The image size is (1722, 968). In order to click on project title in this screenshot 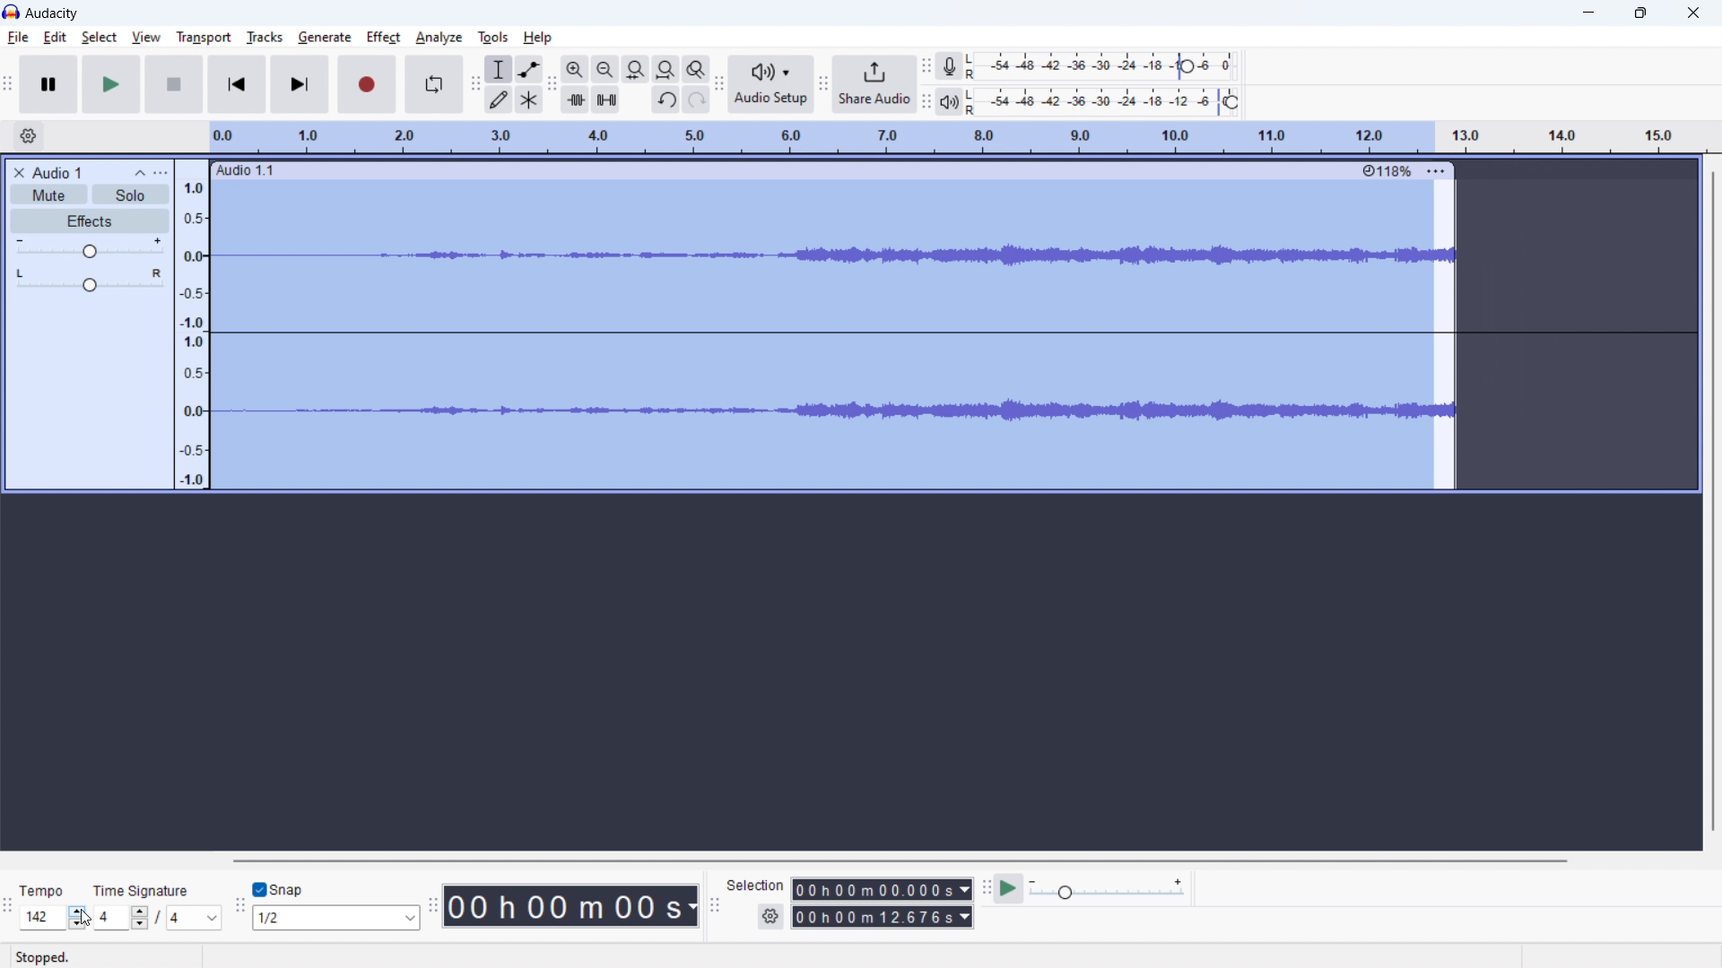, I will do `click(57, 171)`.